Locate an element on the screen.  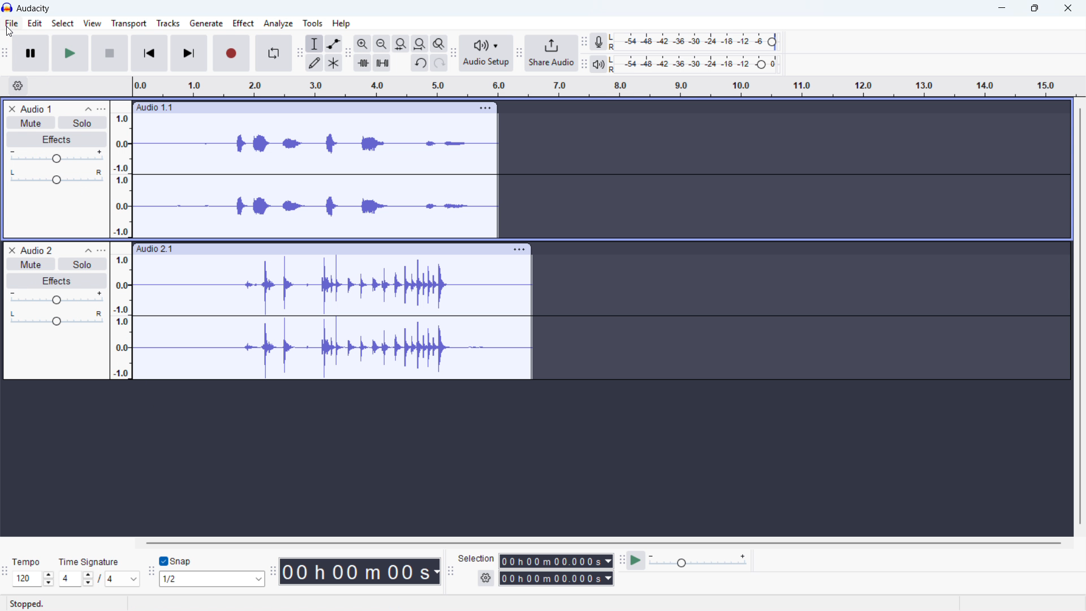
time signature is located at coordinates (90, 562).